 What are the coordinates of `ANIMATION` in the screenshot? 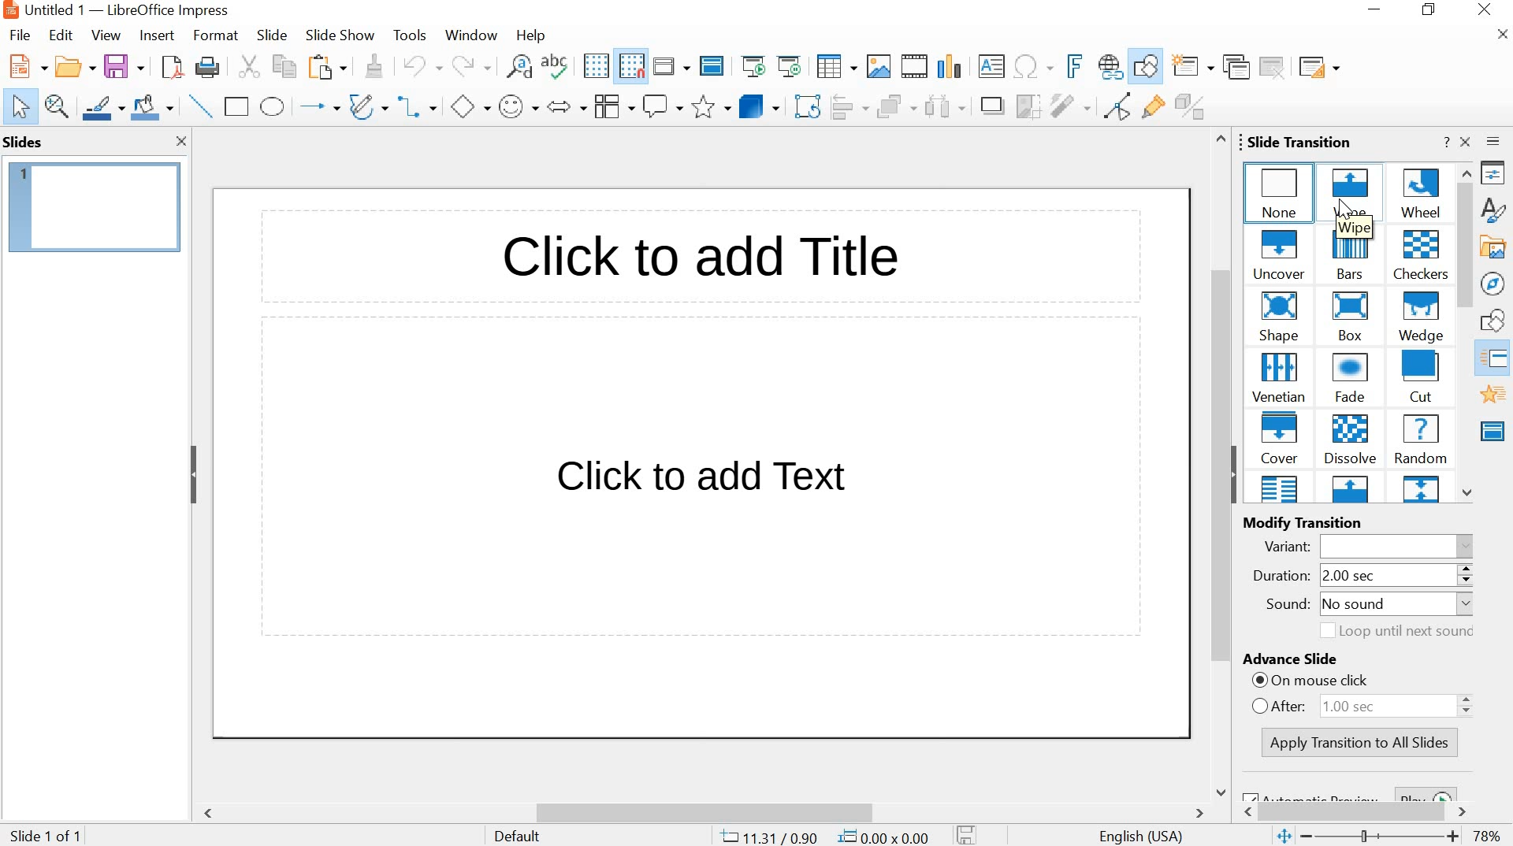 It's located at (1493, 395).